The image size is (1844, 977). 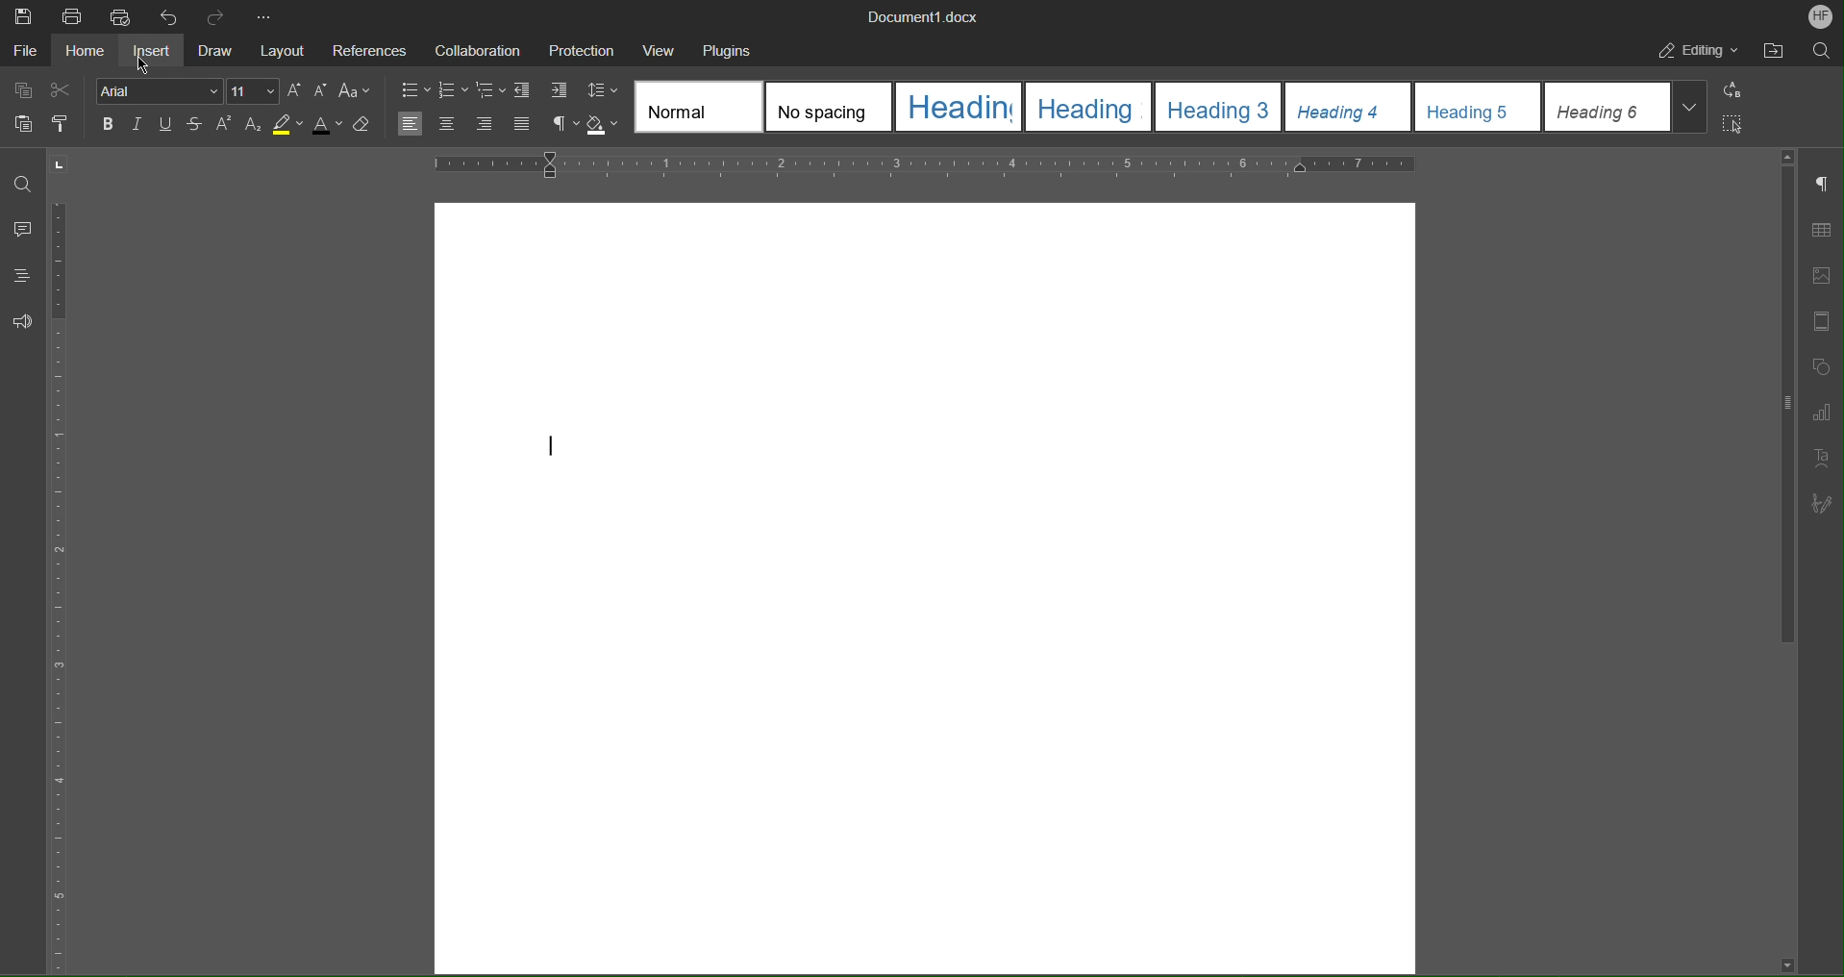 What do you see at coordinates (1217, 108) in the screenshot?
I see `Heading 3` at bounding box center [1217, 108].